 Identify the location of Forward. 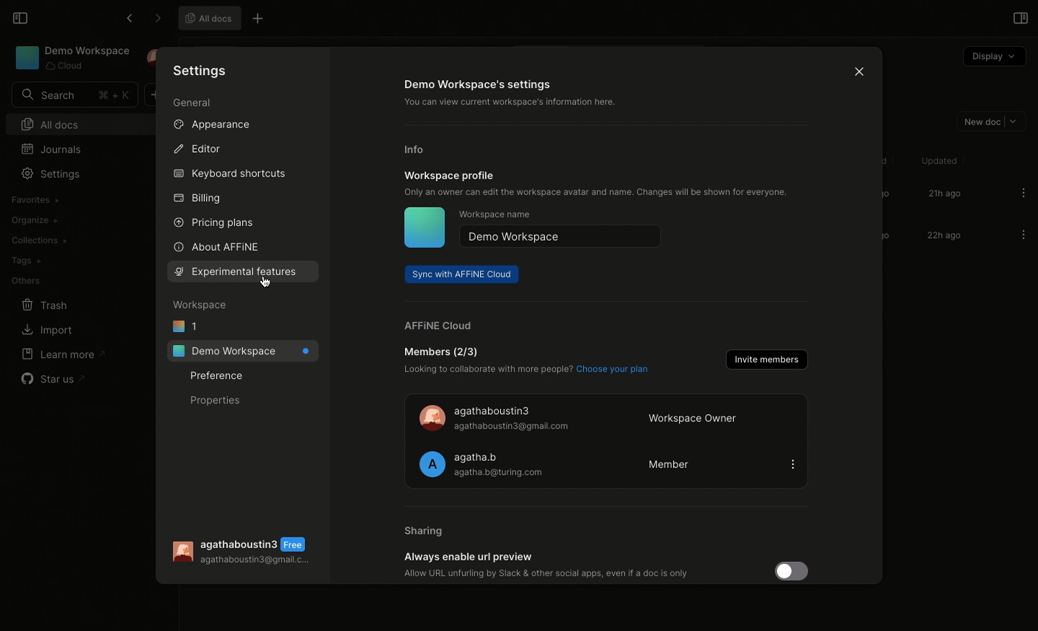
(157, 19).